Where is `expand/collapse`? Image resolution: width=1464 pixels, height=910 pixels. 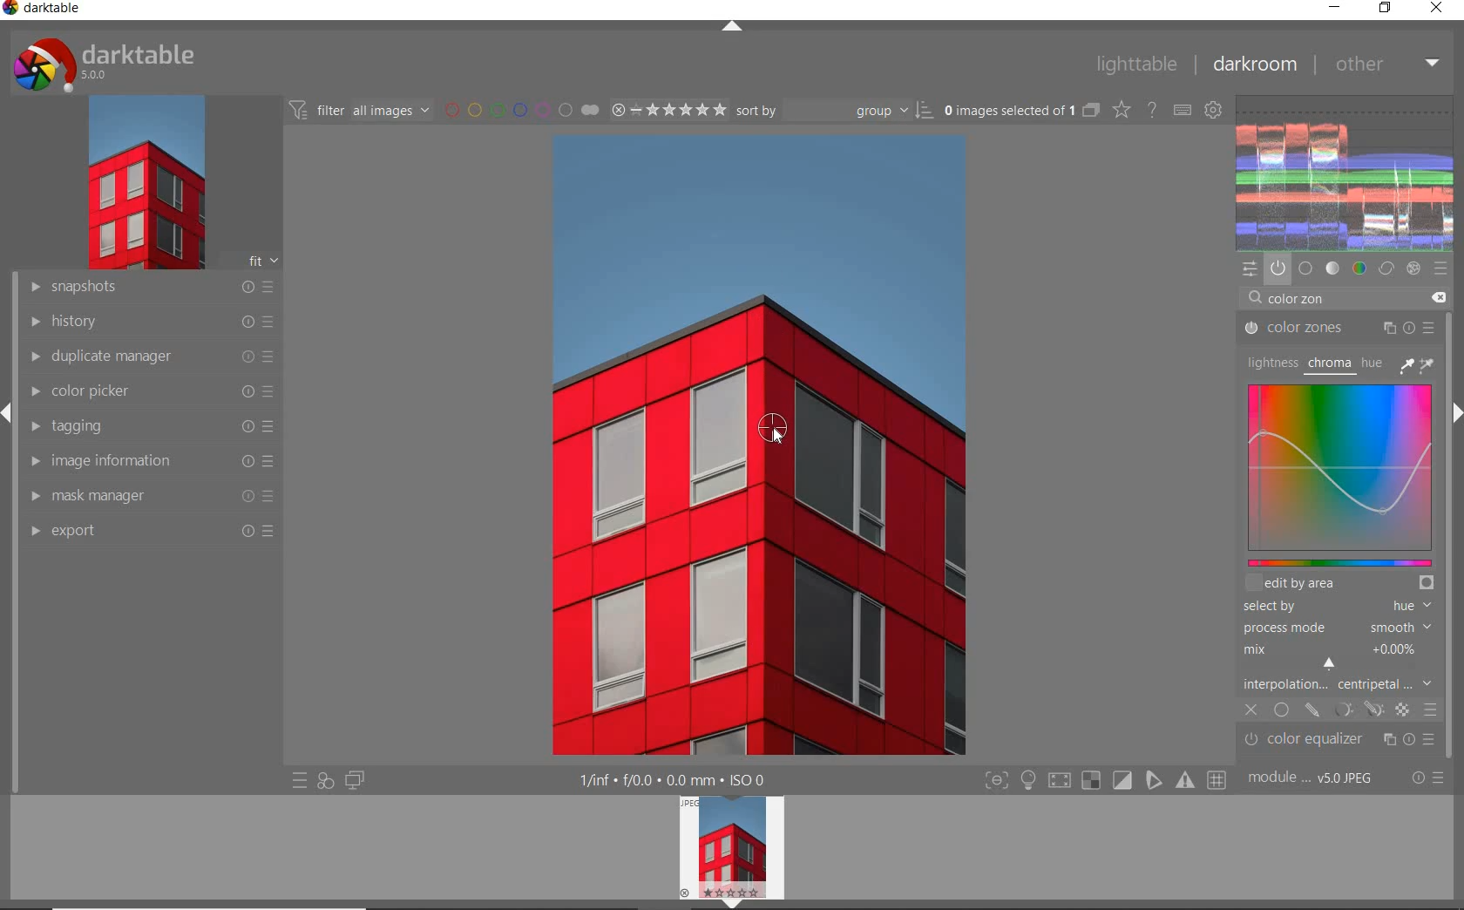
expand/collapse is located at coordinates (1455, 415).